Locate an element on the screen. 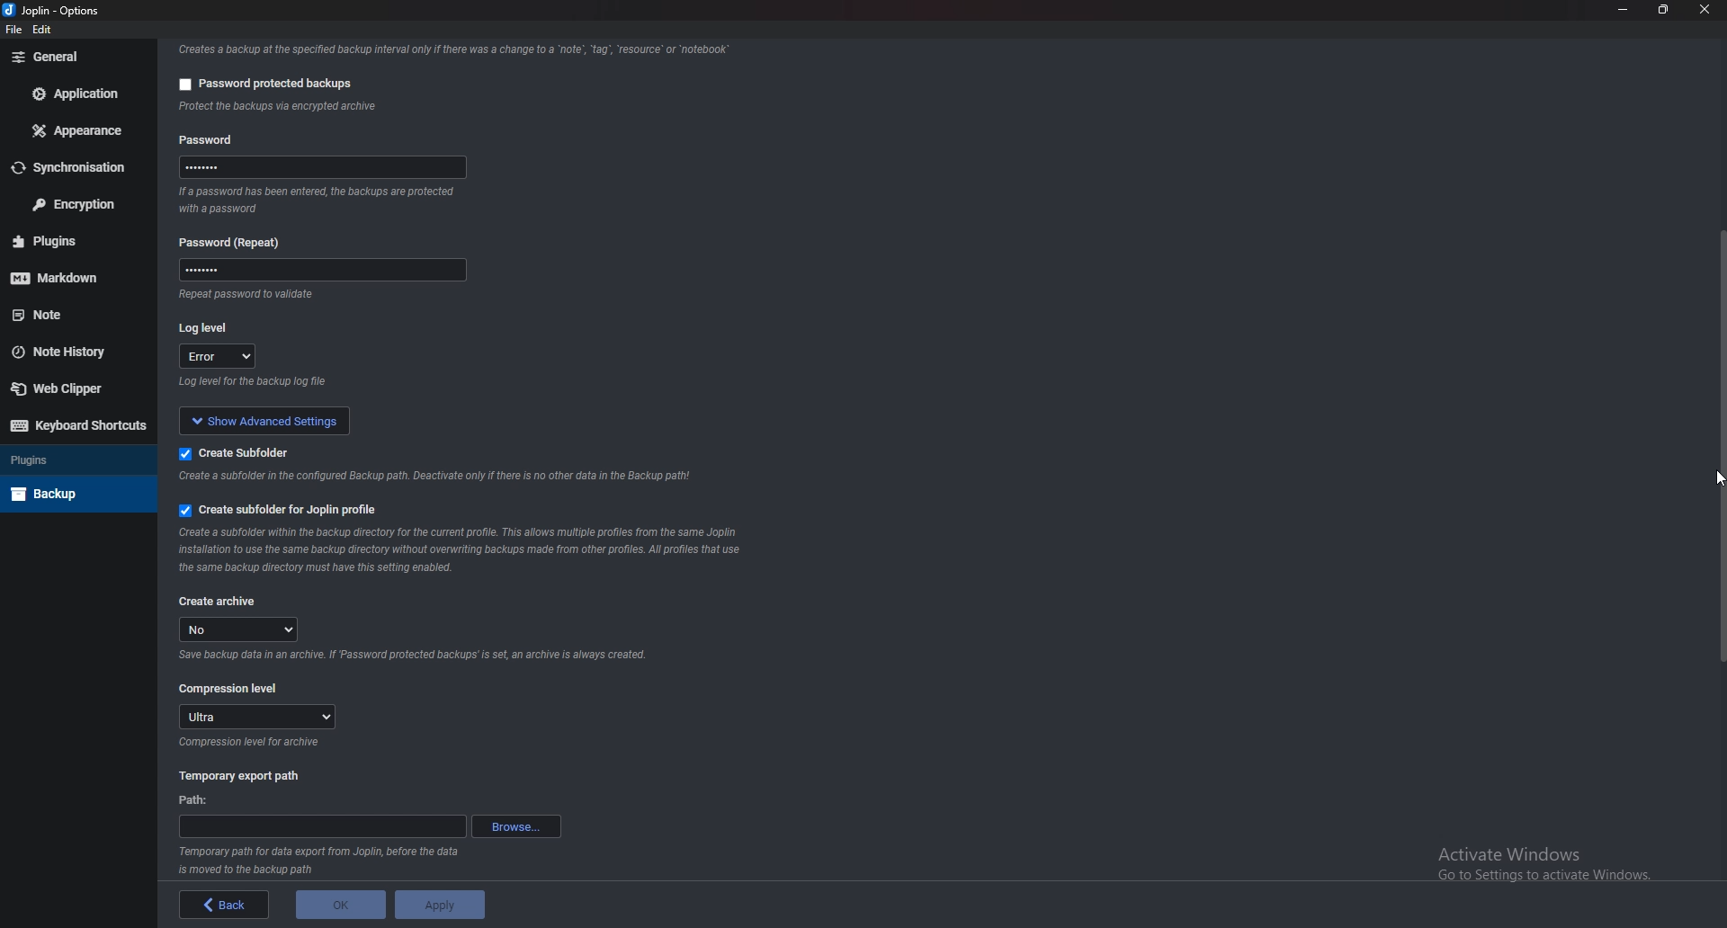 The width and height of the screenshot is (1727, 928). Markdown is located at coordinates (76, 275).